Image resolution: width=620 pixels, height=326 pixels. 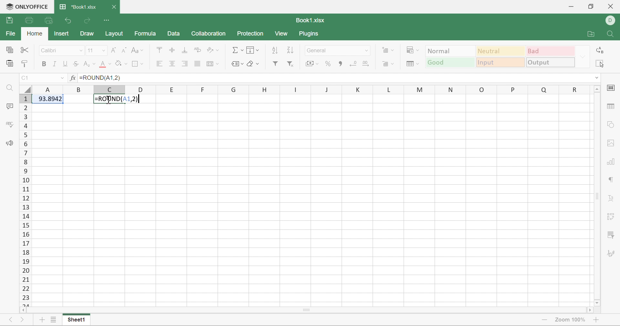 What do you see at coordinates (50, 50) in the screenshot?
I see `Font` at bounding box center [50, 50].